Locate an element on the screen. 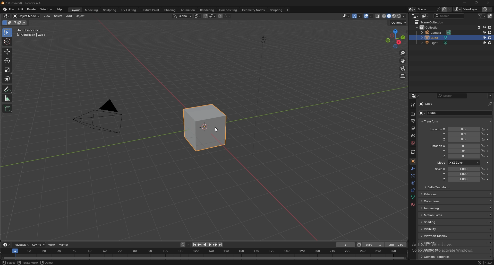 The height and width of the screenshot is (265, 494). marker is located at coordinates (63, 245).